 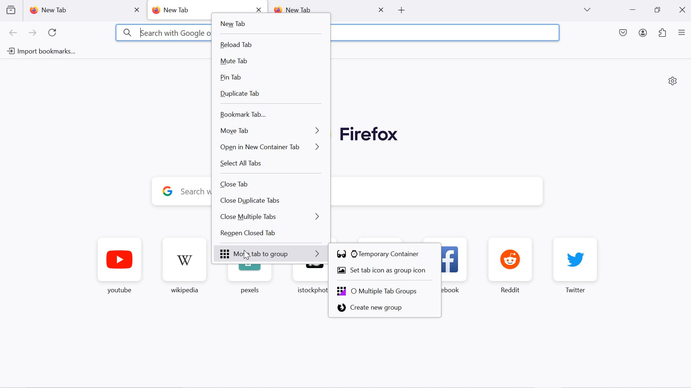 What do you see at coordinates (76, 10) in the screenshot?
I see `new tab` at bounding box center [76, 10].